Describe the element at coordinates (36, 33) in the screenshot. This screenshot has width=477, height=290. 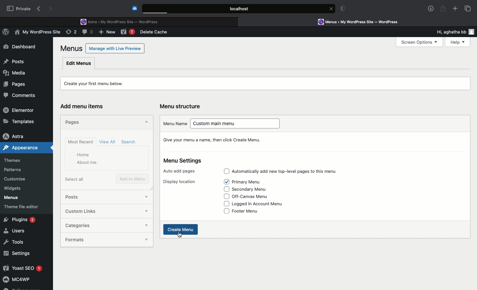
I see `My WordPress Site` at that location.